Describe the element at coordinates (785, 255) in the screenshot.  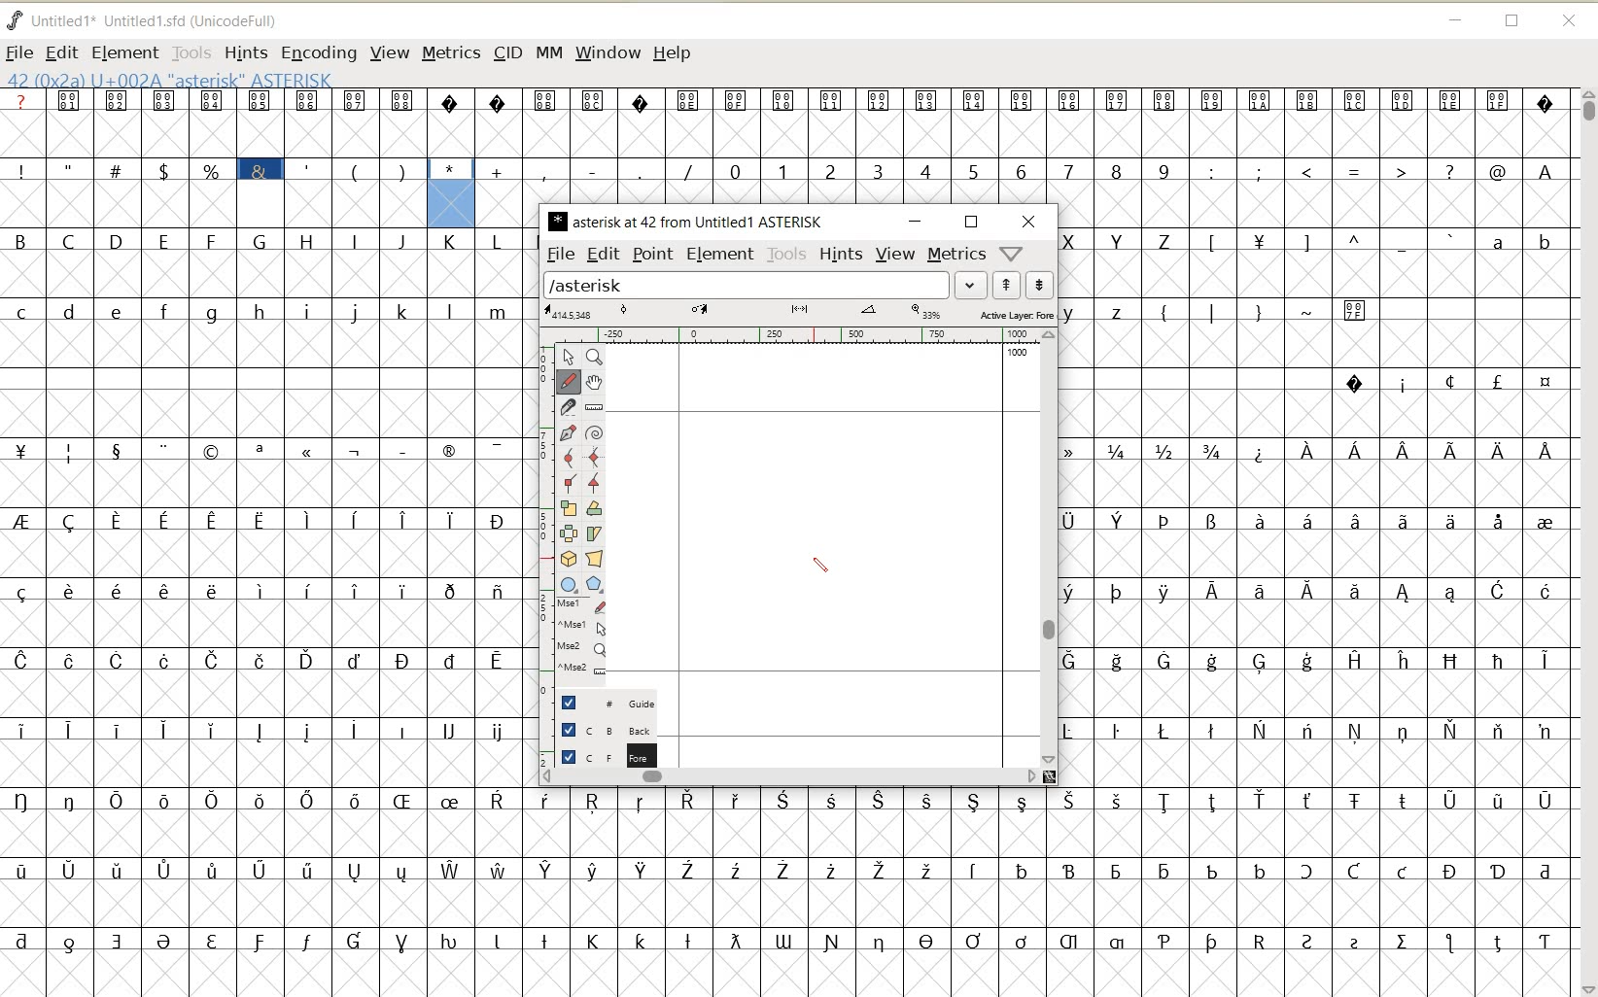
I see `TOOLS` at that location.